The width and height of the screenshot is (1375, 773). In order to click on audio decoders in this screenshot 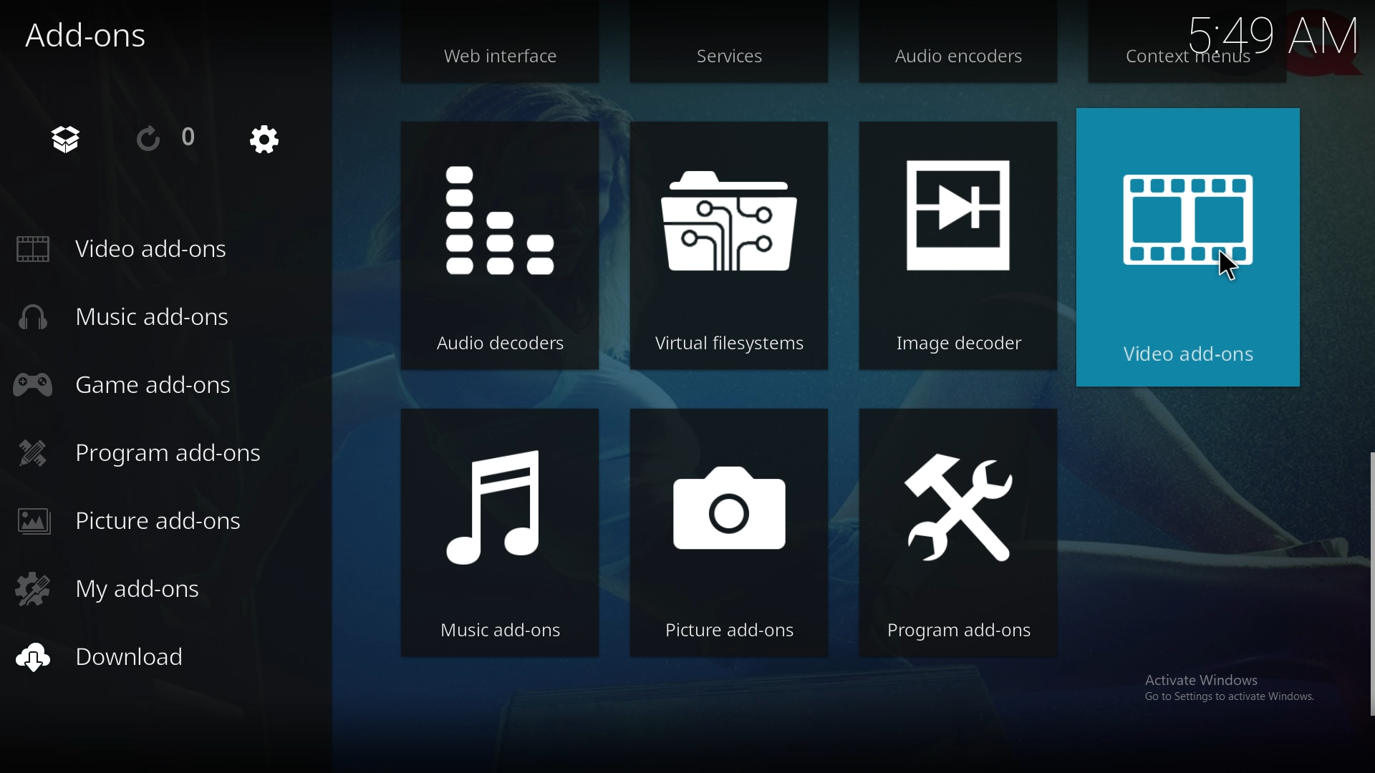, I will do `click(503, 243)`.